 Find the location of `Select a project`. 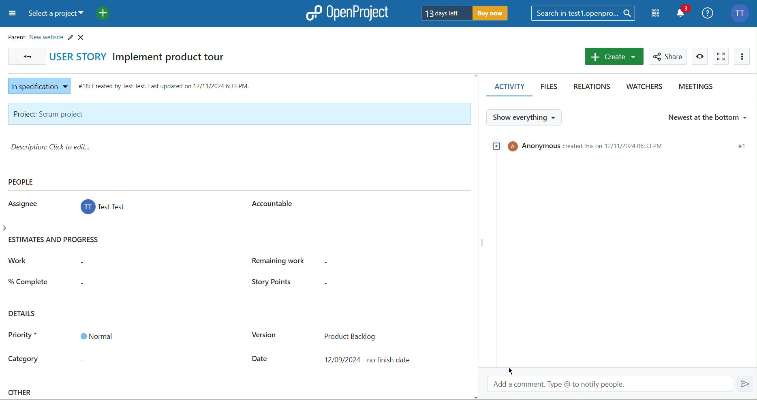

Select a project is located at coordinates (56, 14).